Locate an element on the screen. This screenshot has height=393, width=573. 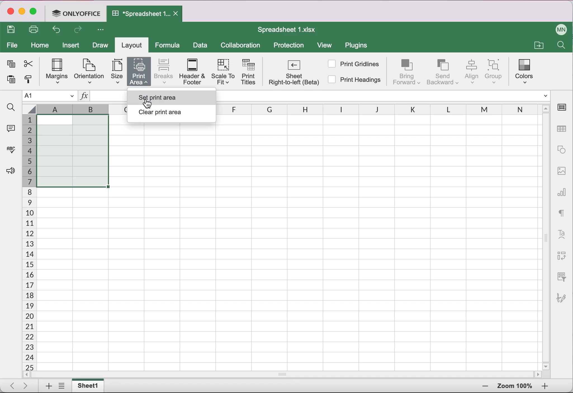
find is located at coordinates (11, 107).